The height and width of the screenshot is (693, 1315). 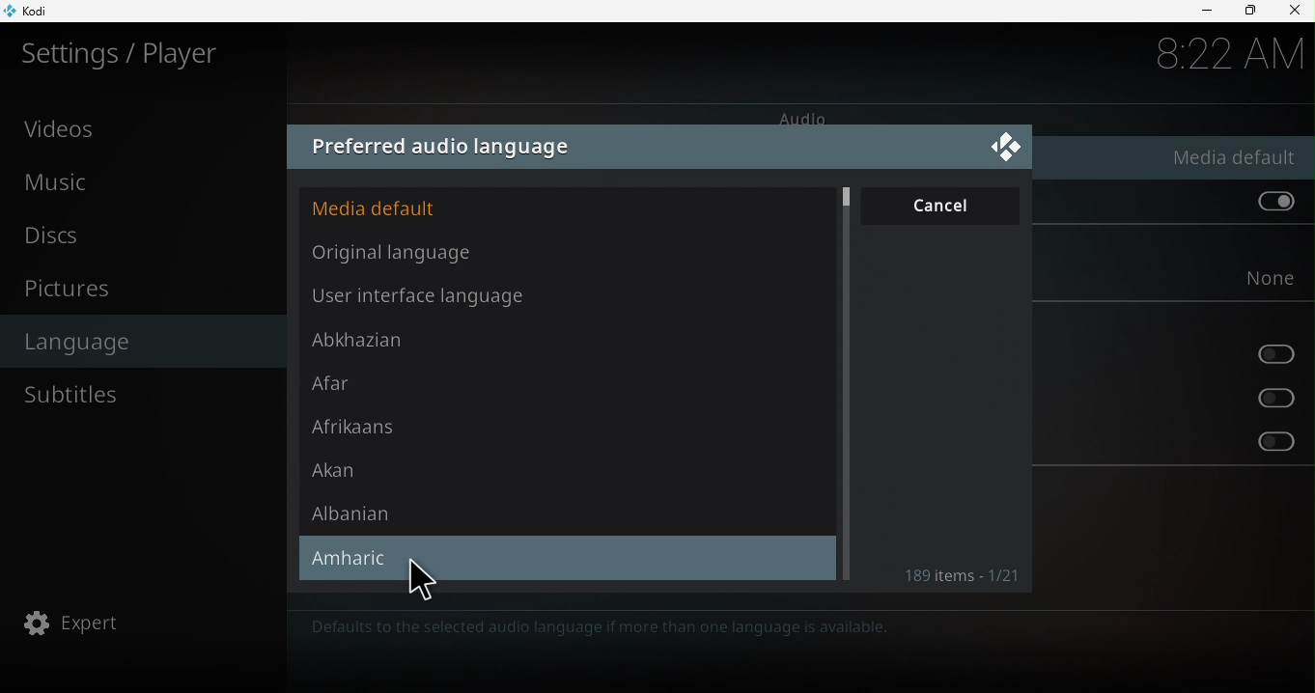 What do you see at coordinates (551, 252) in the screenshot?
I see `Original language` at bounding box center [551, 252].